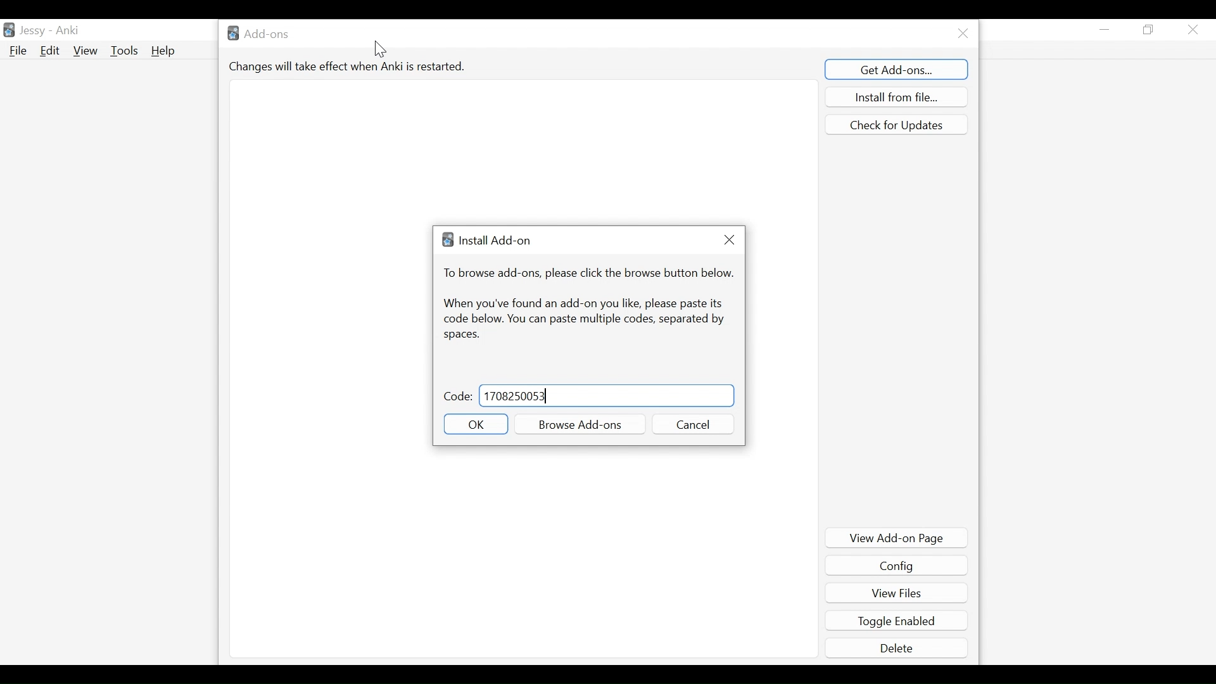  What do you see at coordinates (486, 240) in the screenshot?
I see `Install Add-on` at bounding box center [486, 240].